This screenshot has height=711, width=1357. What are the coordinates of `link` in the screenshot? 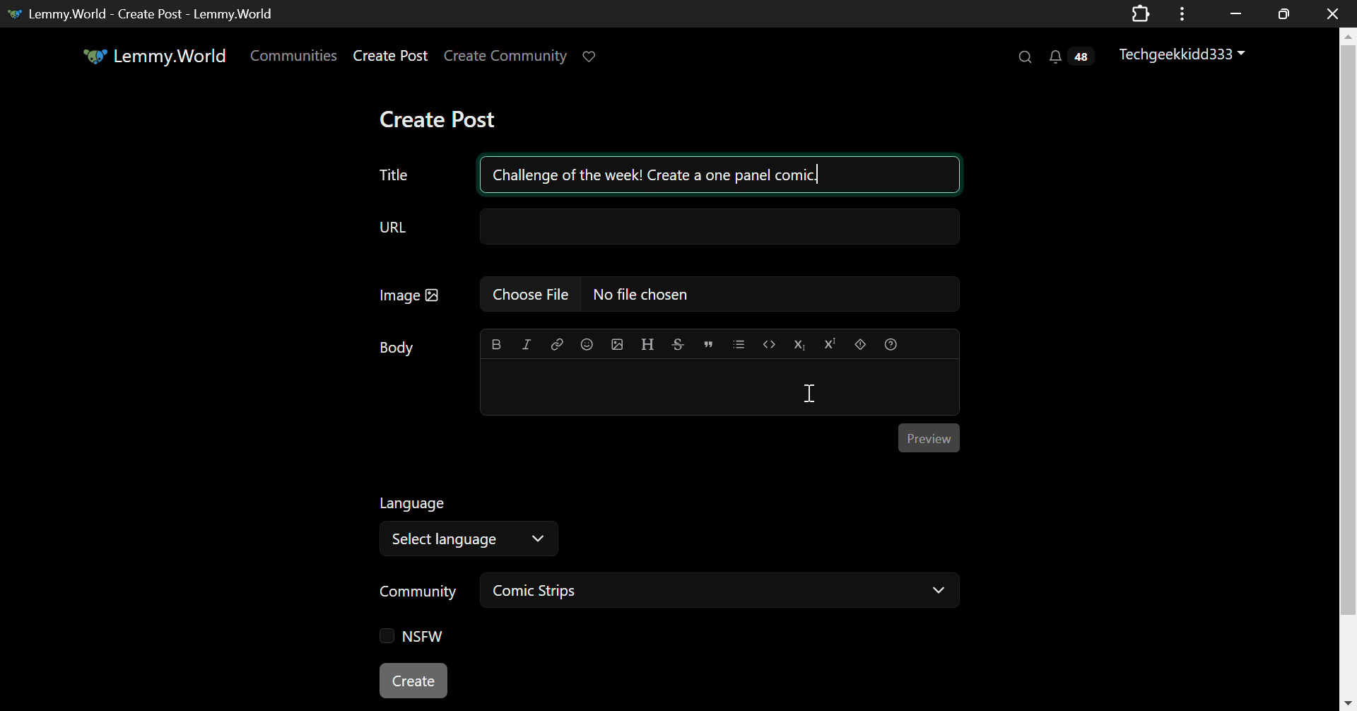 It's located at (554, 344).